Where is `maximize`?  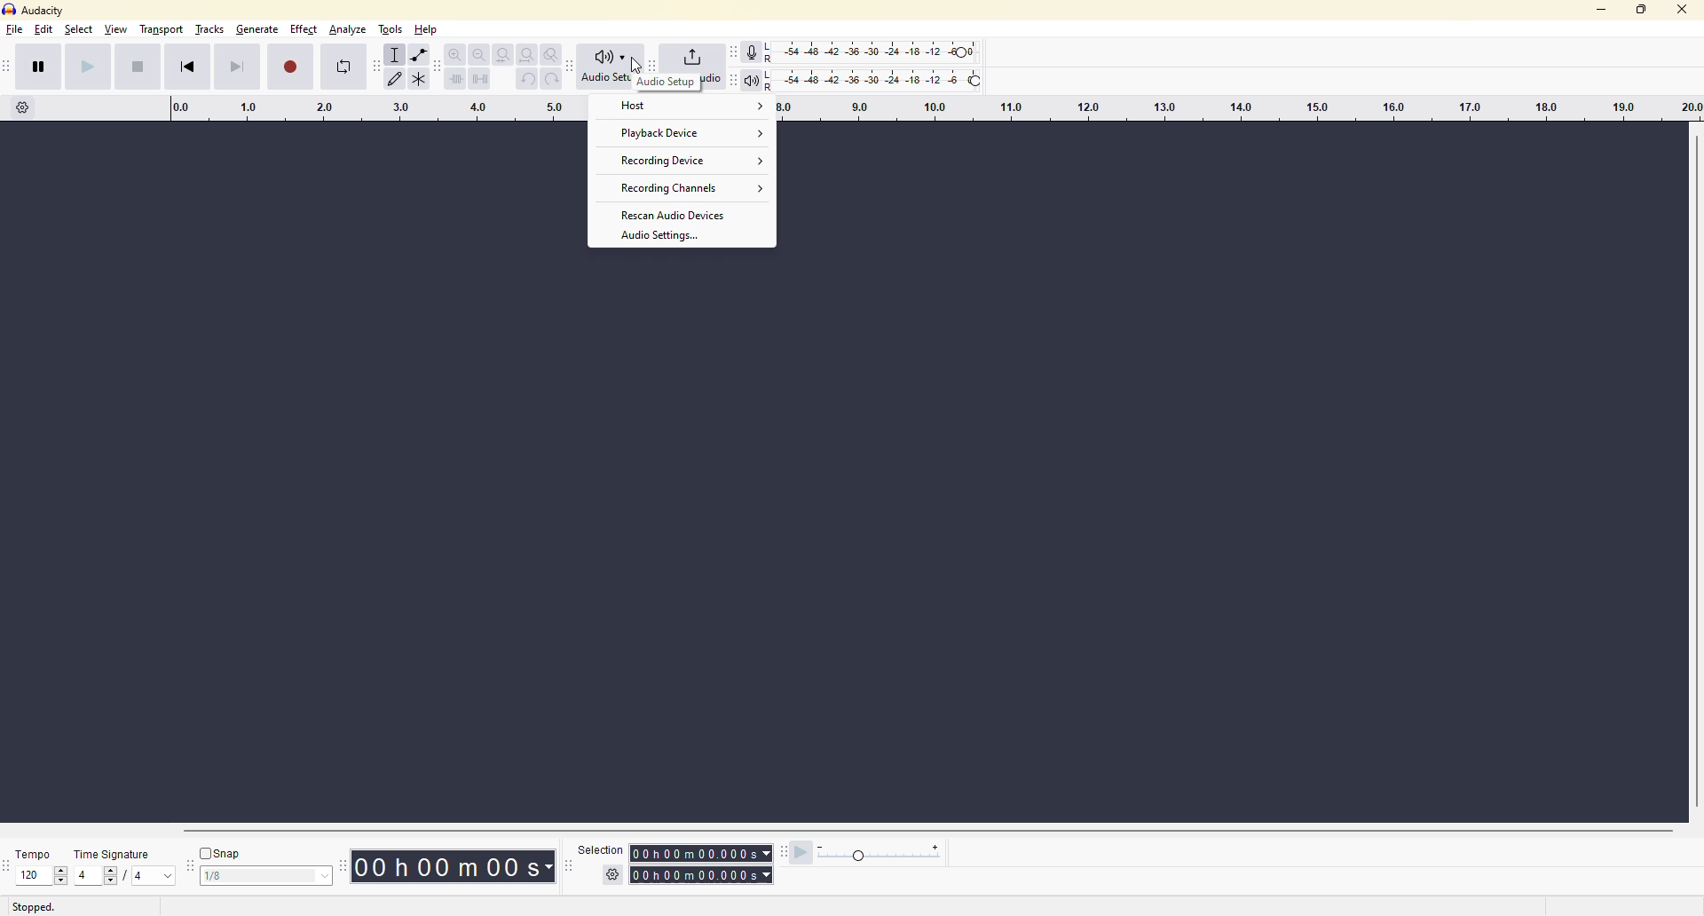 maximize is located at coordinates (1643, 10).